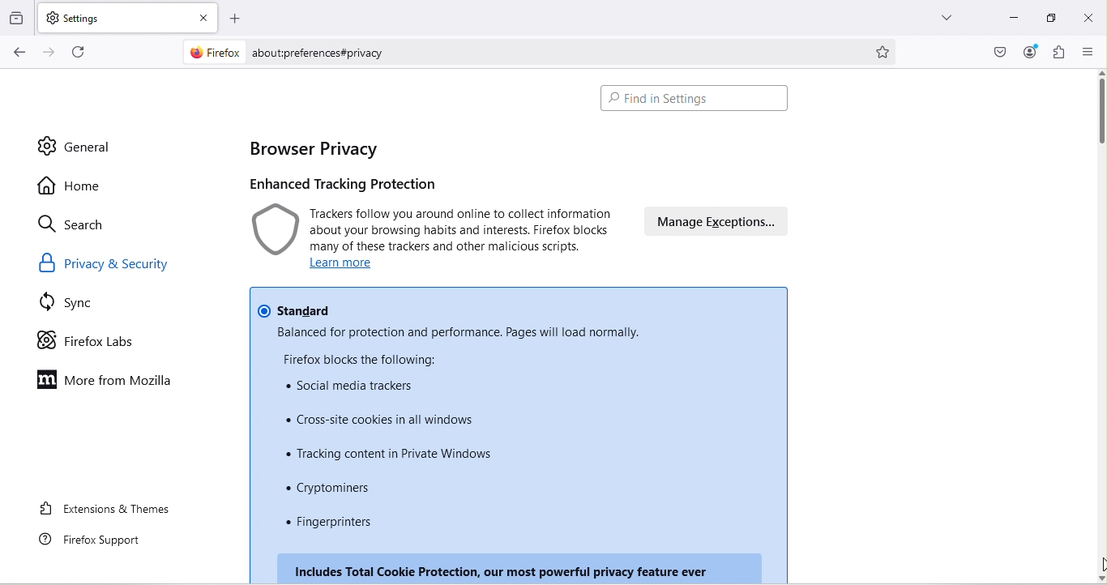 Image resolution: width=1107 pixels, height=585 pixels. Describe the element at coordinates (1091, 21) in the screenshot. I see `close` at that location.